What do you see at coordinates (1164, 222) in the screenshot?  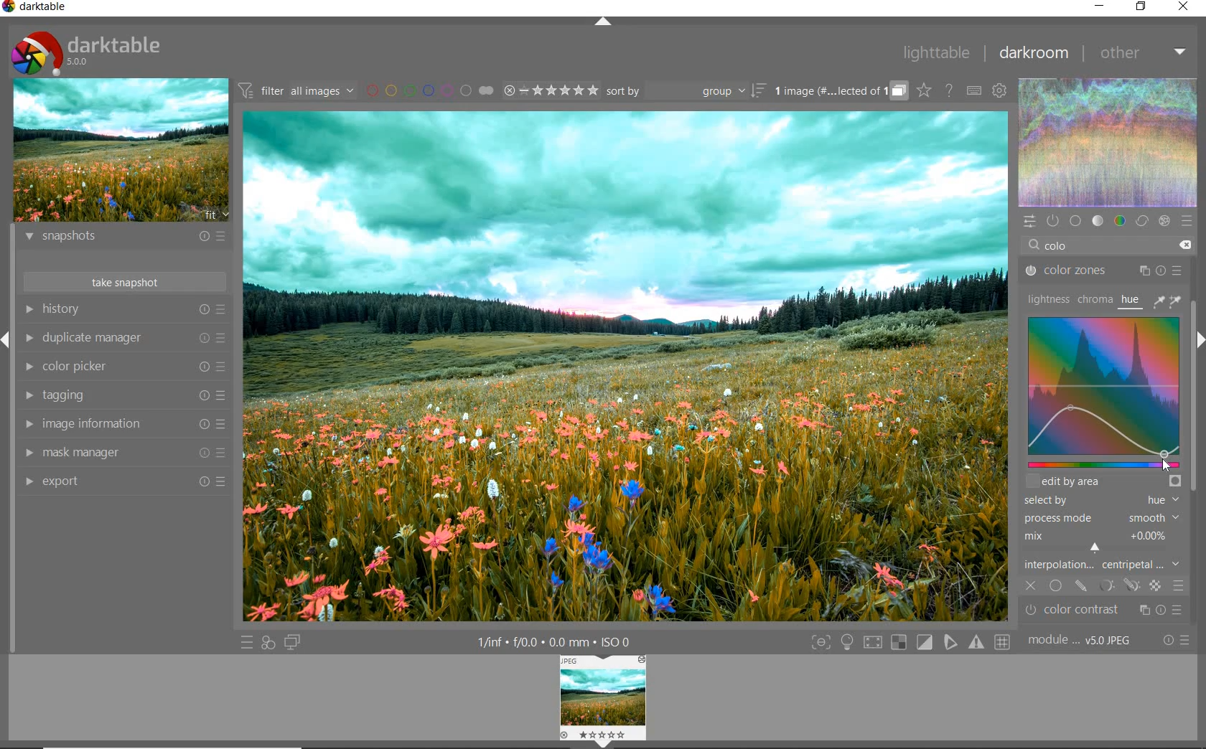 I see `effect` at bounding box center [1164, 222].